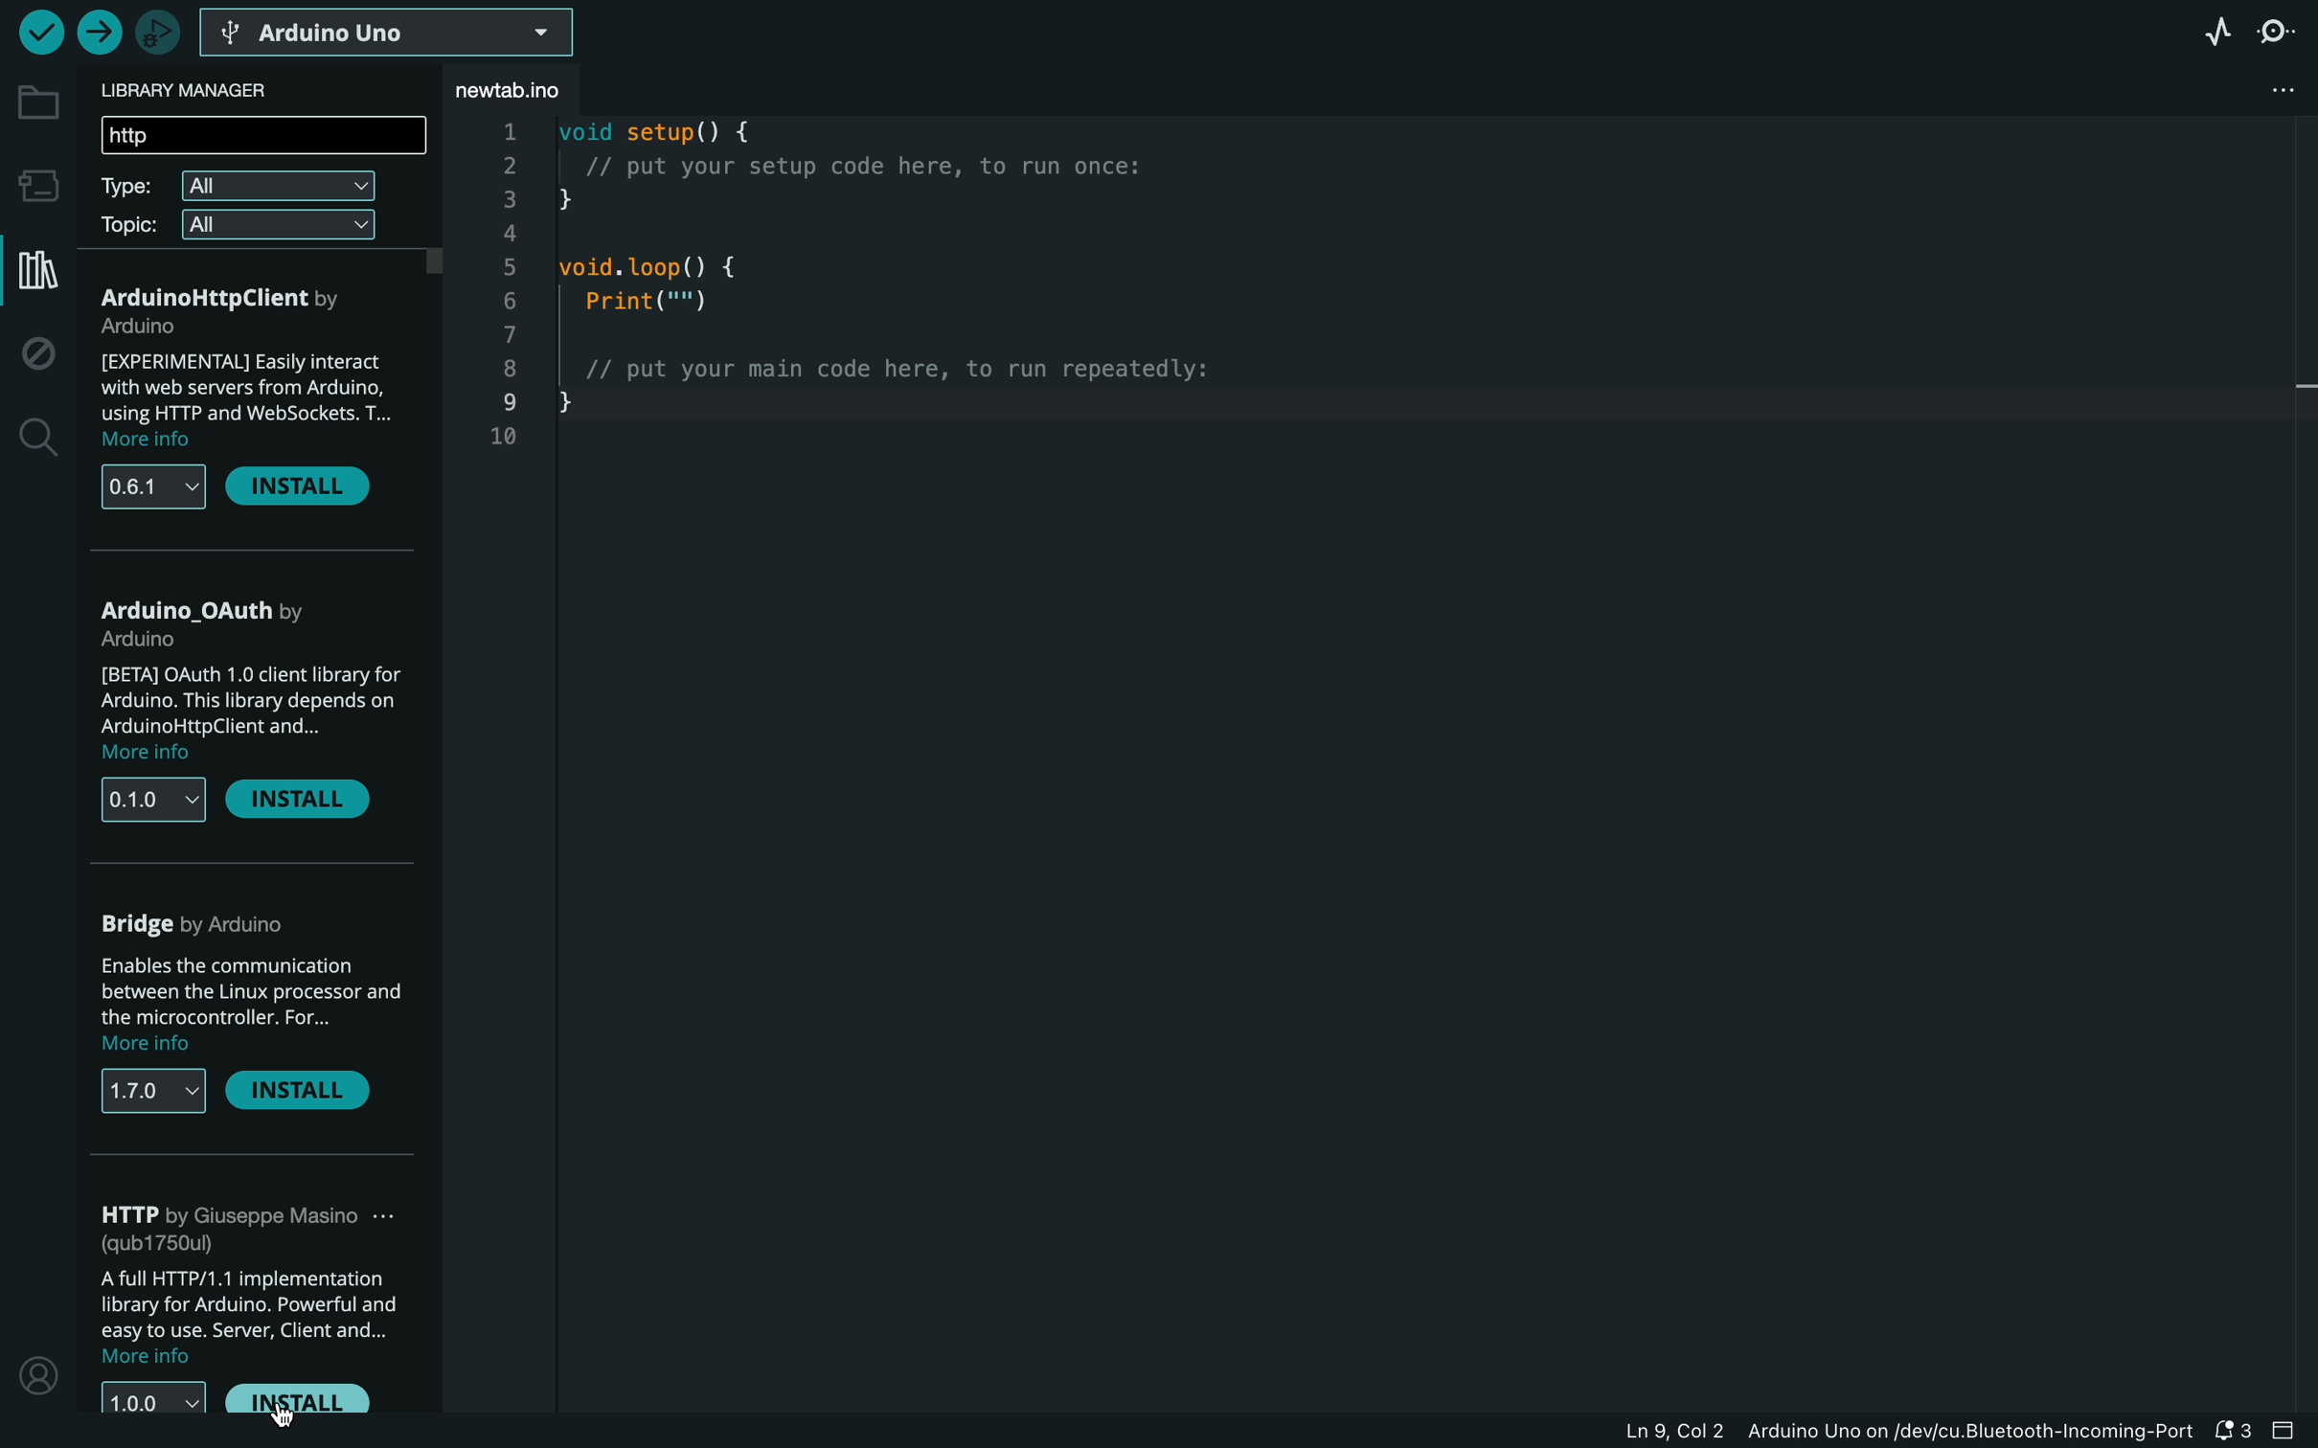  I want to click on notification, so click(2232, 1431).